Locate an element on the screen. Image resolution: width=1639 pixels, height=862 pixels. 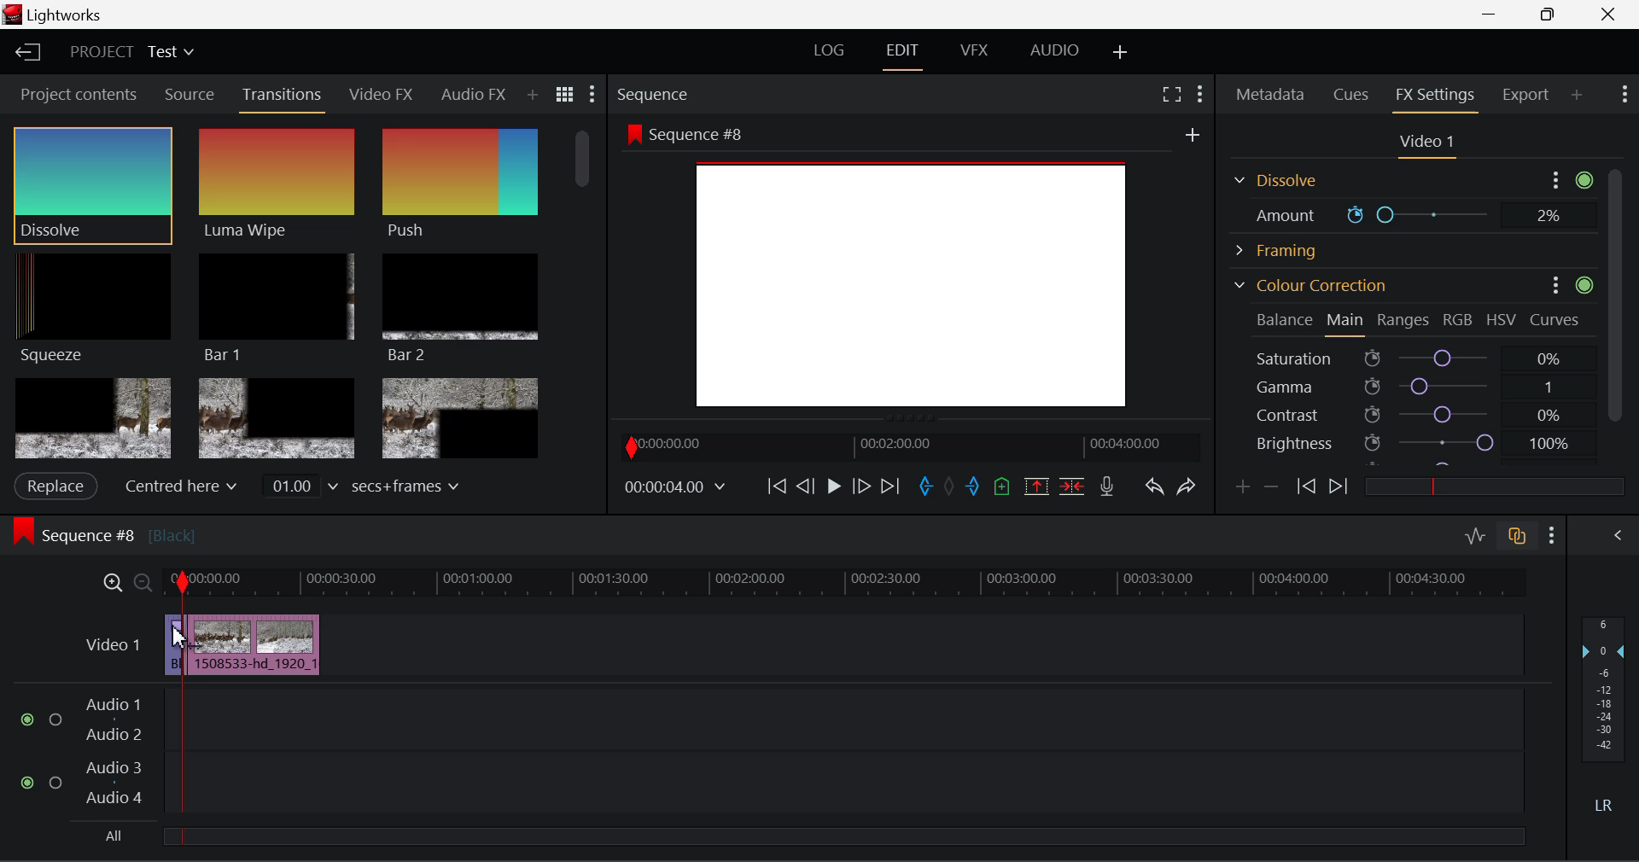
Audio Input Fields is located at coordinates (772, 753).